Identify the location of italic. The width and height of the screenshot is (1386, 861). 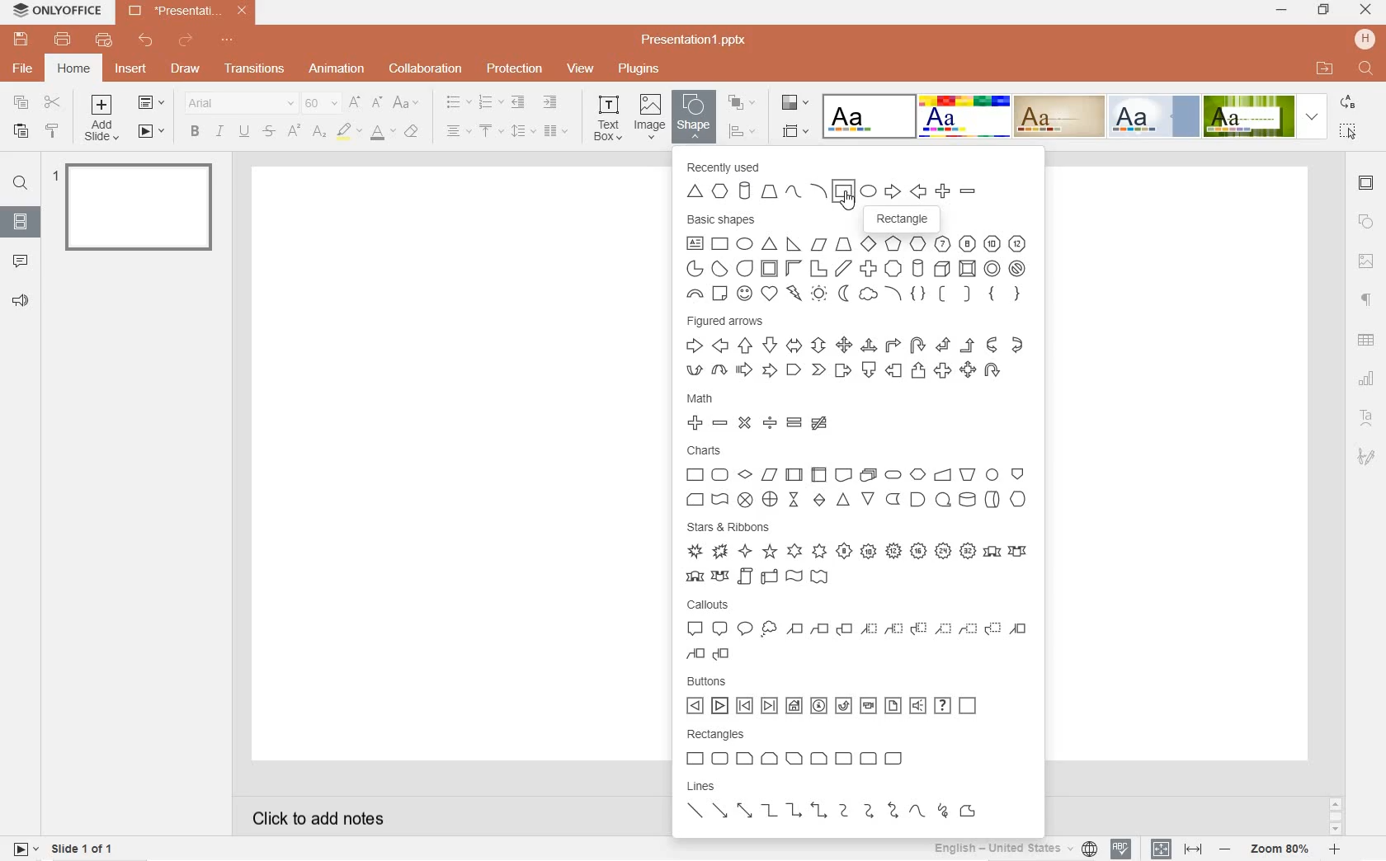
(219, 131).